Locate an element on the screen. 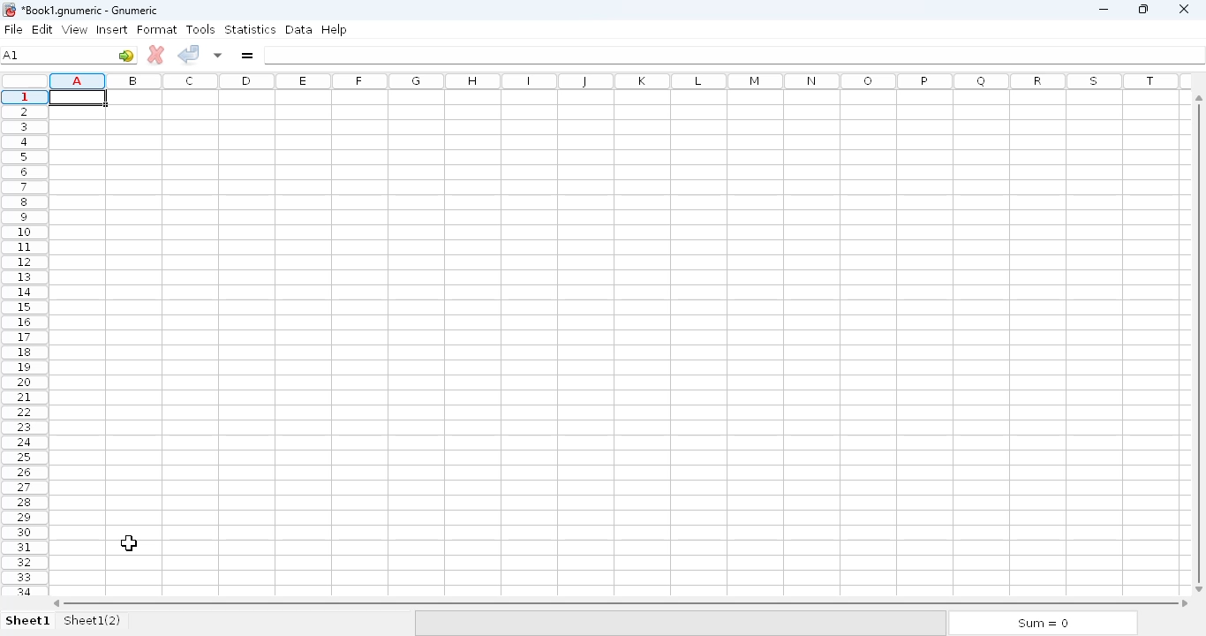  tools is located at coordinates (201, 29).